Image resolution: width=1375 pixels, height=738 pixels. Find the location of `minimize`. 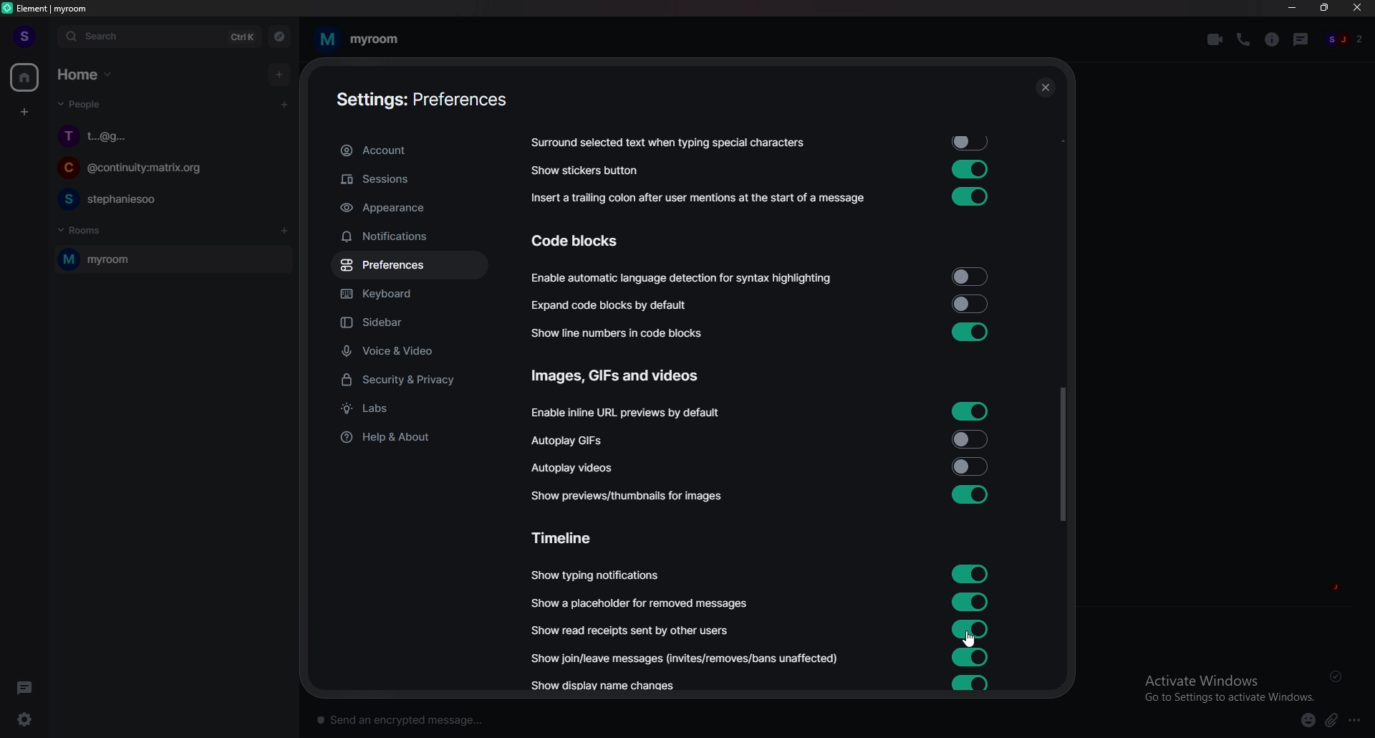

minimize is located at coordinates (1292, 8).